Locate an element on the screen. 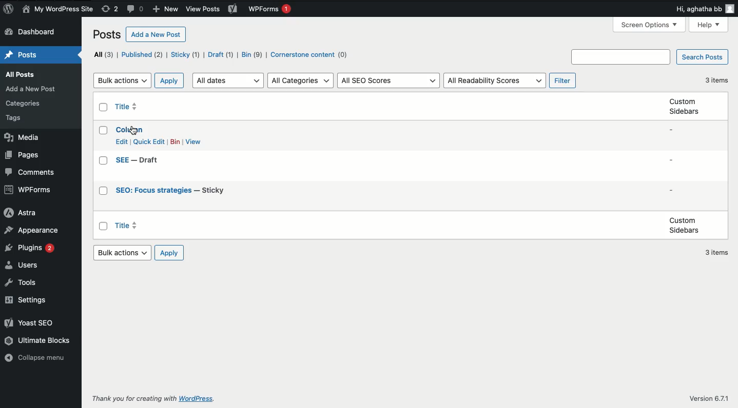 The image size is (738, 408). Custom sidebars is located at coordinates (684, 226).